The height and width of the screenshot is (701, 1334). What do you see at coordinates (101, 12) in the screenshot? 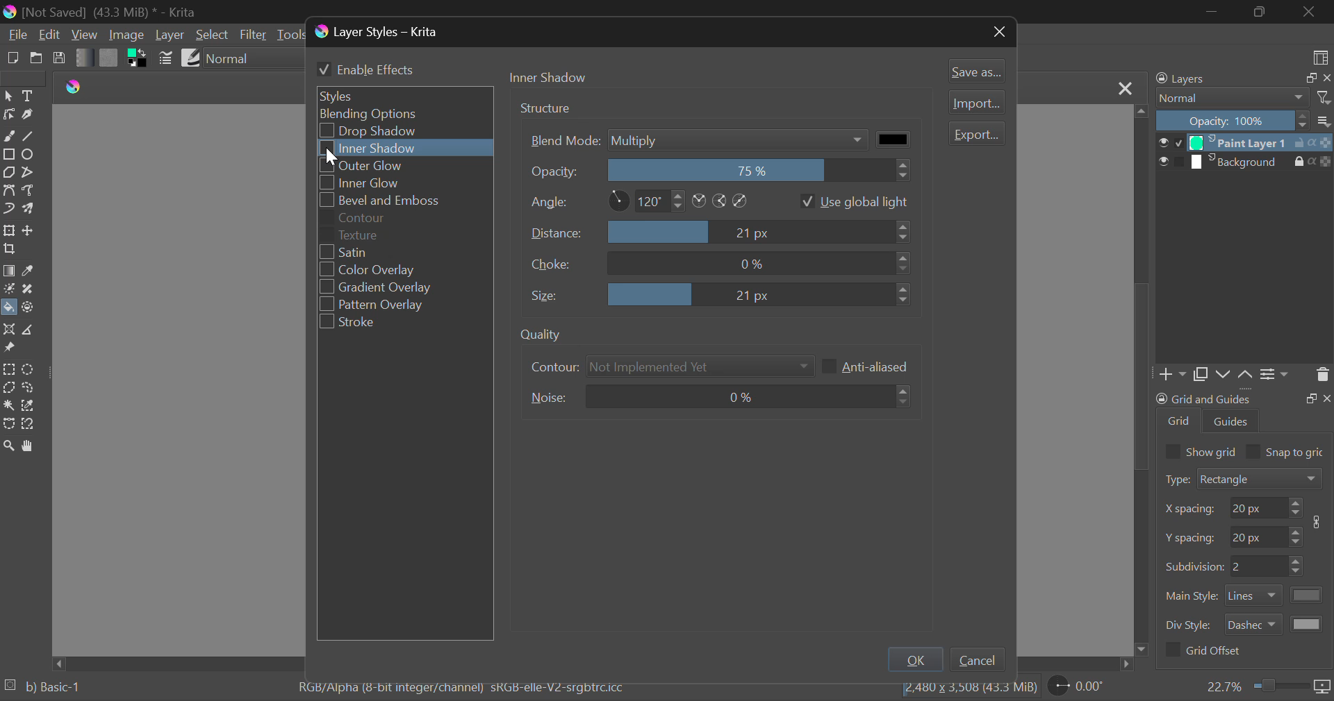
I see `Window Title` at bounding box center [101, 12].